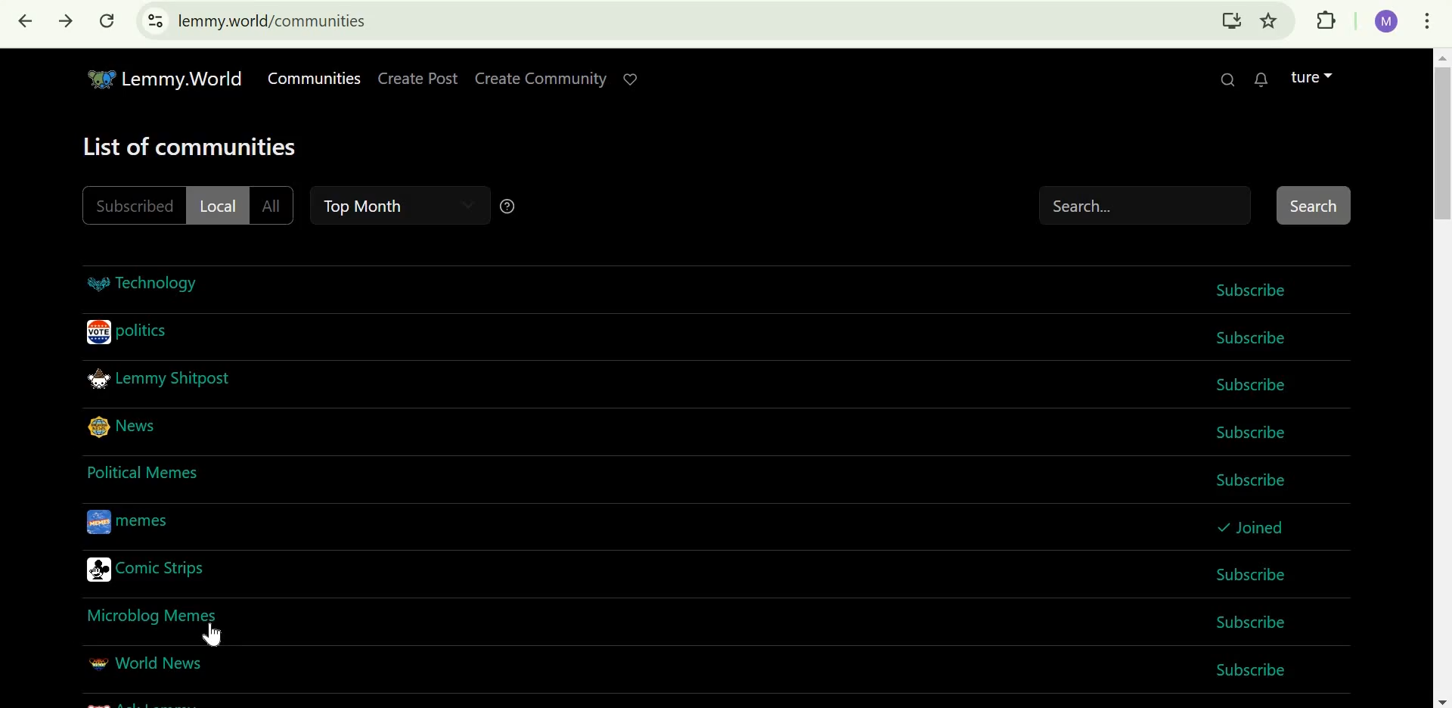  I want to click on subscribe, so click(1248, 621).